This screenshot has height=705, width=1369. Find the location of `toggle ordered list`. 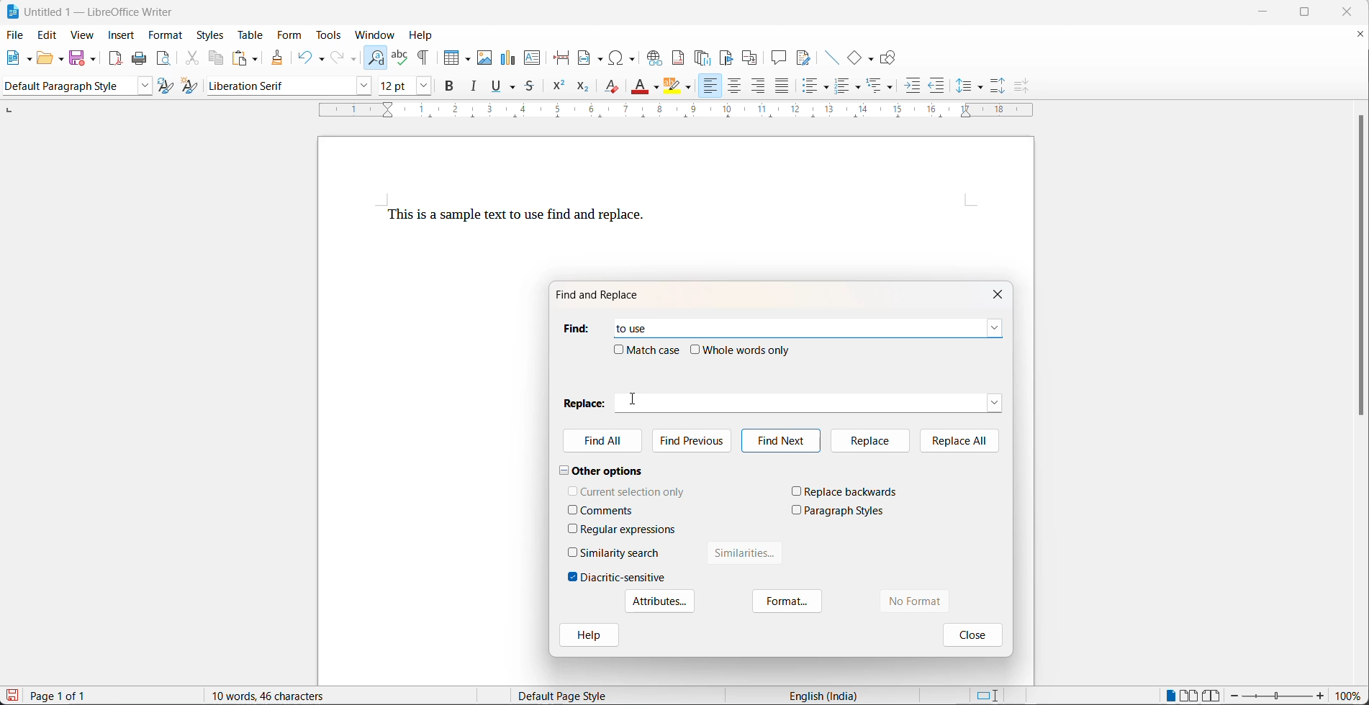

toggle ordered list is located at coordinates (844, 87).